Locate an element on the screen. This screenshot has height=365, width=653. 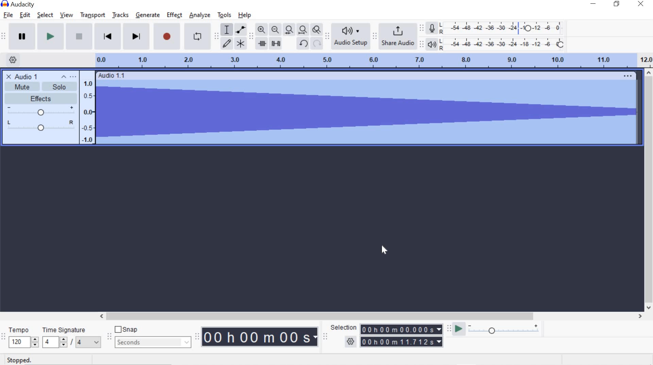
 is located at coordinates (343, 328).